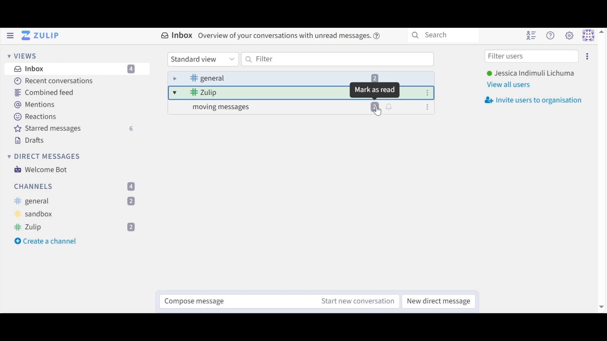  Describe the element at coordinates (259, 93) in the screenshot. I see `message` at that location.